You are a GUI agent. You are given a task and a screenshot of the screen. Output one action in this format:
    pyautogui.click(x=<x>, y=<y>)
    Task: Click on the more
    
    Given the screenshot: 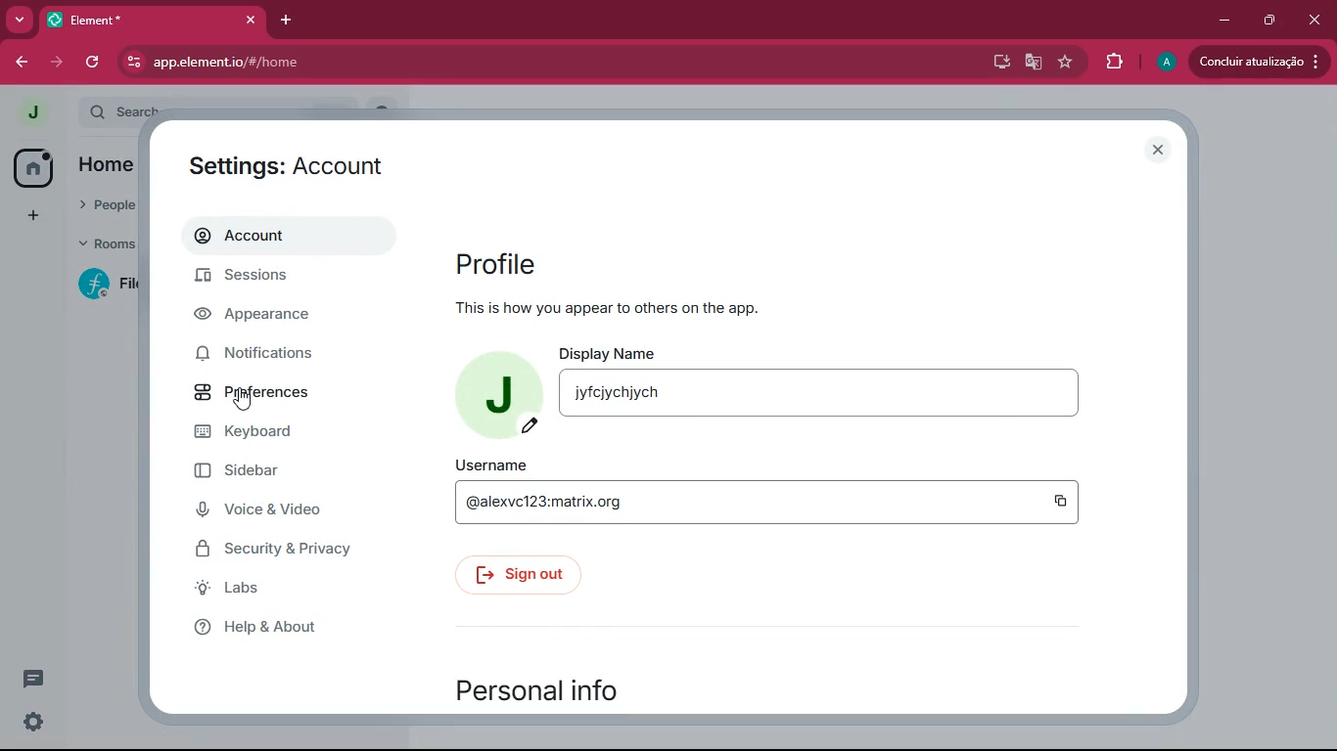 What is the action you would take?
    pyautogui.click(x=21, y=21)
    